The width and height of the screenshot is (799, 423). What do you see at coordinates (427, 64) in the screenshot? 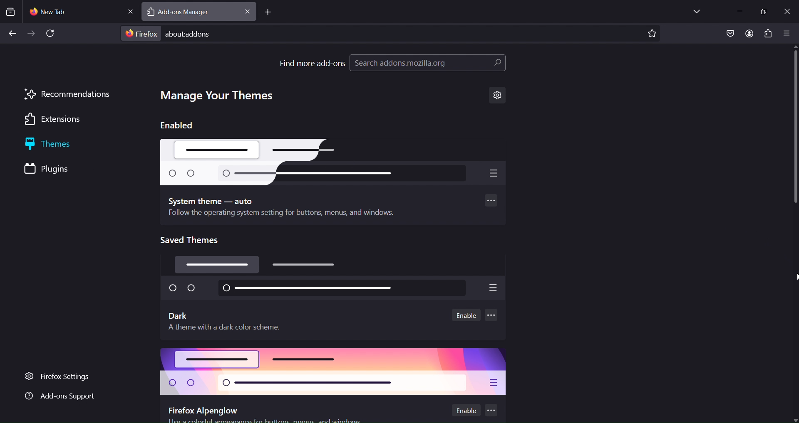
I see `search addons.mozilla.org` at bounding box center [427, 64].